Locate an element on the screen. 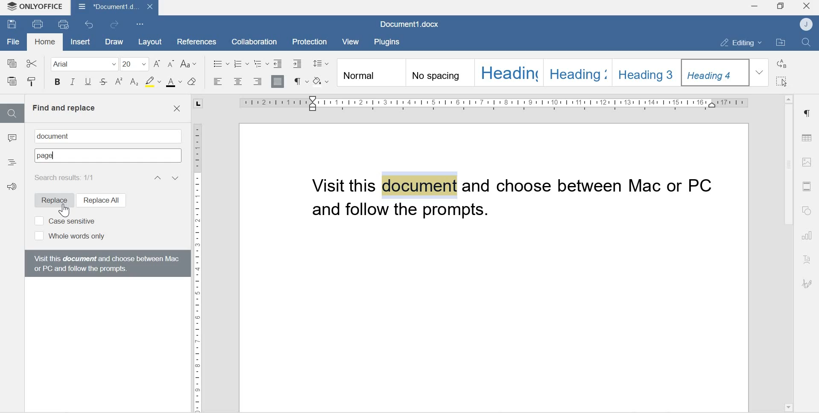 Image resolution: width=819 pixels, height=413 pixels. Itallics is located at coordinates (73, 83).